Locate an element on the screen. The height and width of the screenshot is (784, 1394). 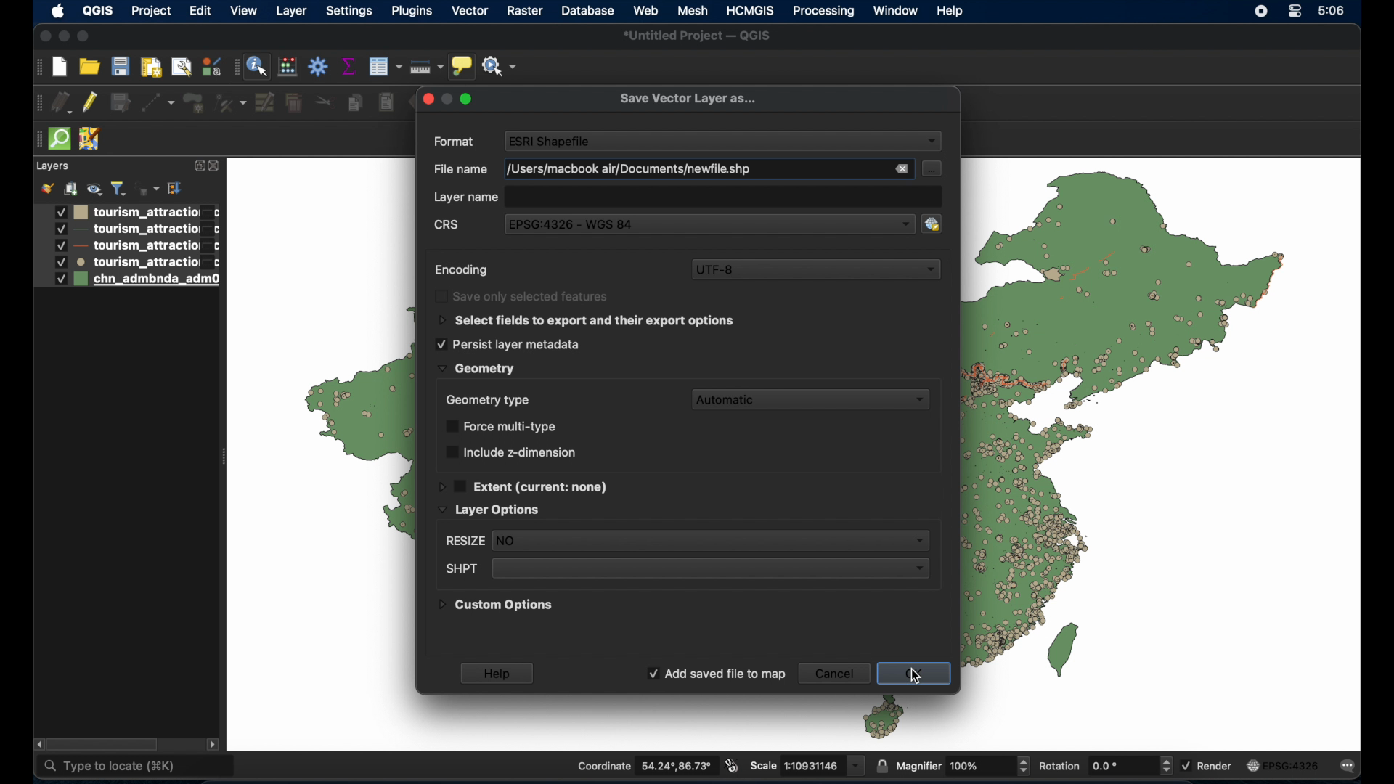
minimize is located at coordinates (65, 37).